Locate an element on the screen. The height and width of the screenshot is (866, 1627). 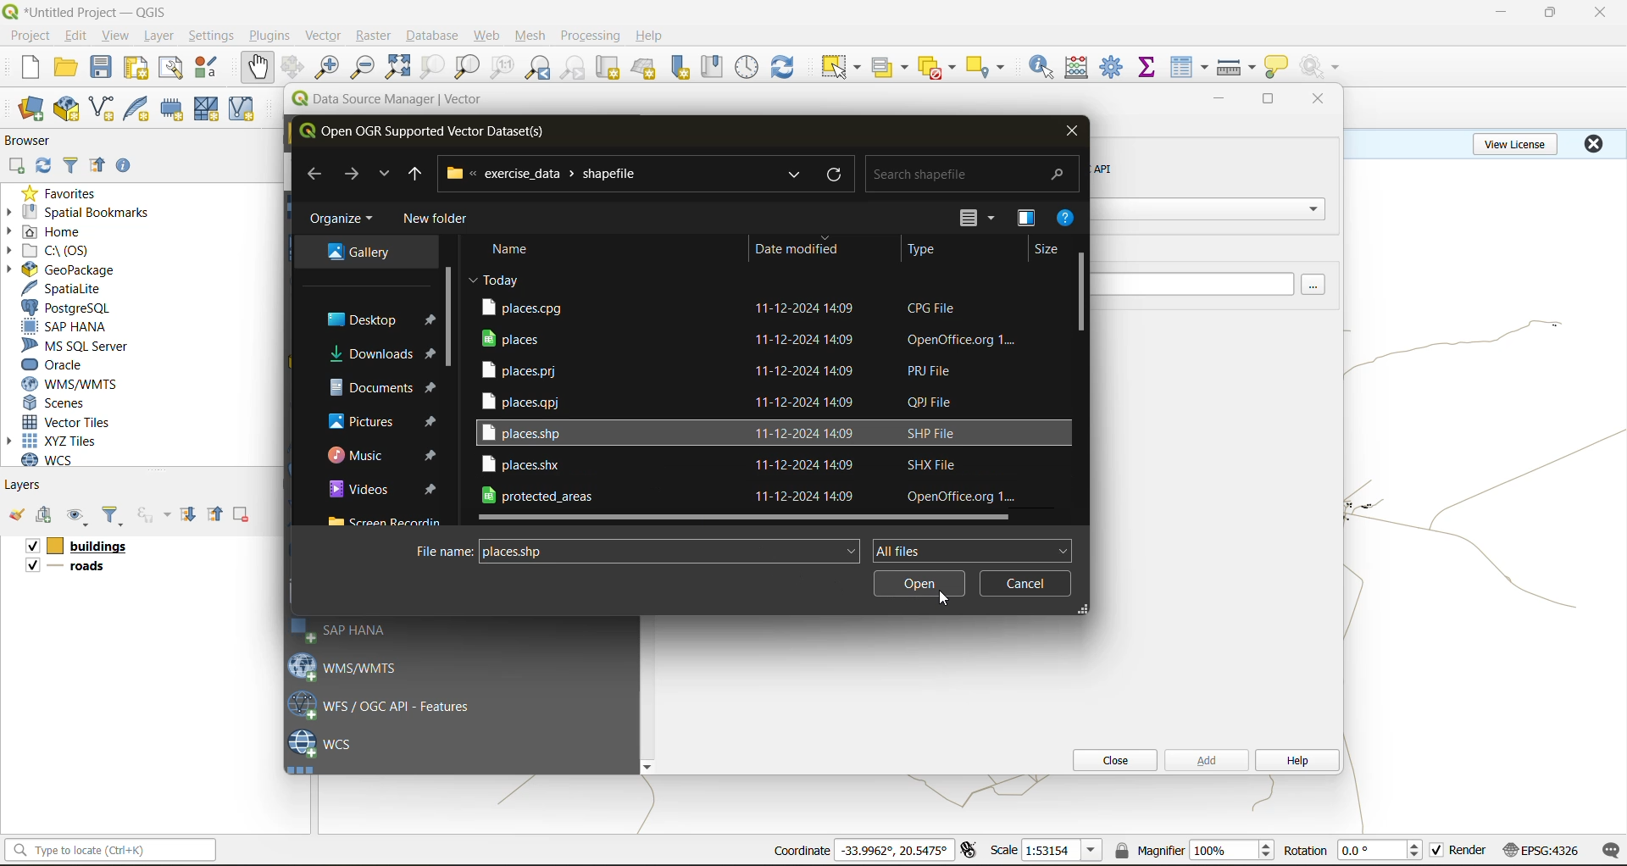
help is located at coordinates (1296, 762).